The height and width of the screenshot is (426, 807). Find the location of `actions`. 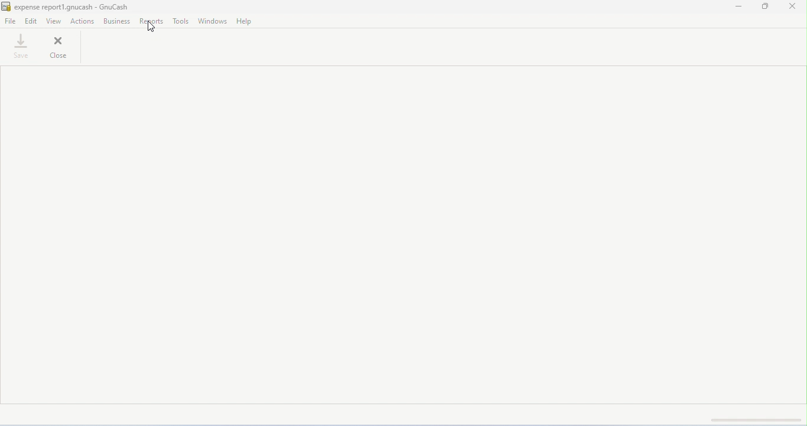

actions is located at coordinates (83, 21).